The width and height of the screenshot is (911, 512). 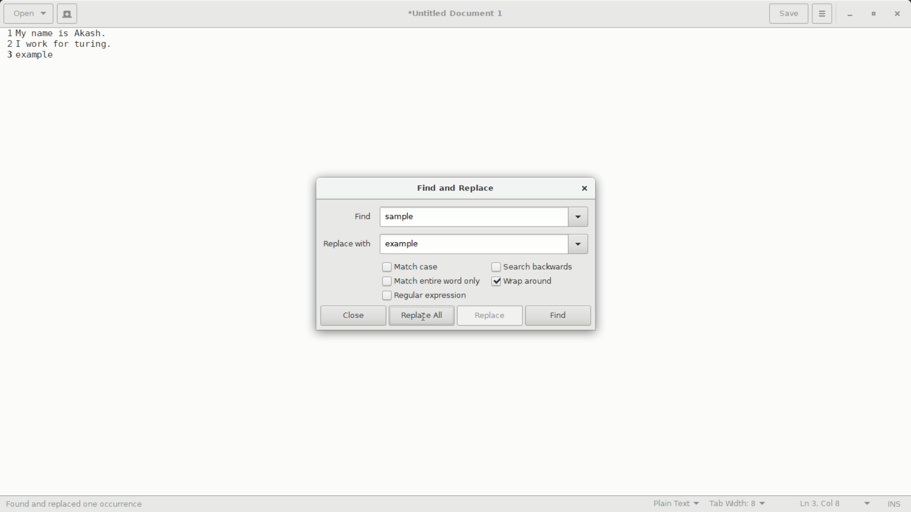 What do you see at coordinates (539, 266) in the screenshot?
I see `search backwards` at bounding box center [539, 266].